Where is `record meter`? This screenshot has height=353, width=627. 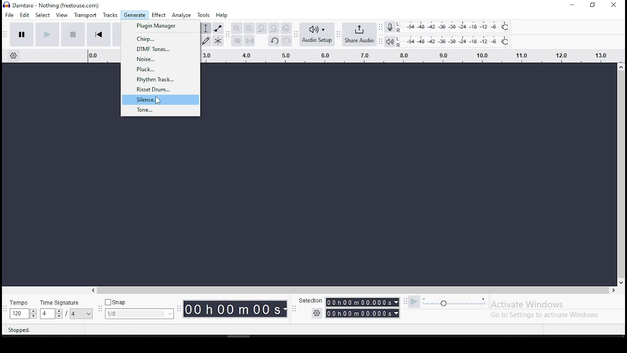
record meter is located at coordinates (390, 27).